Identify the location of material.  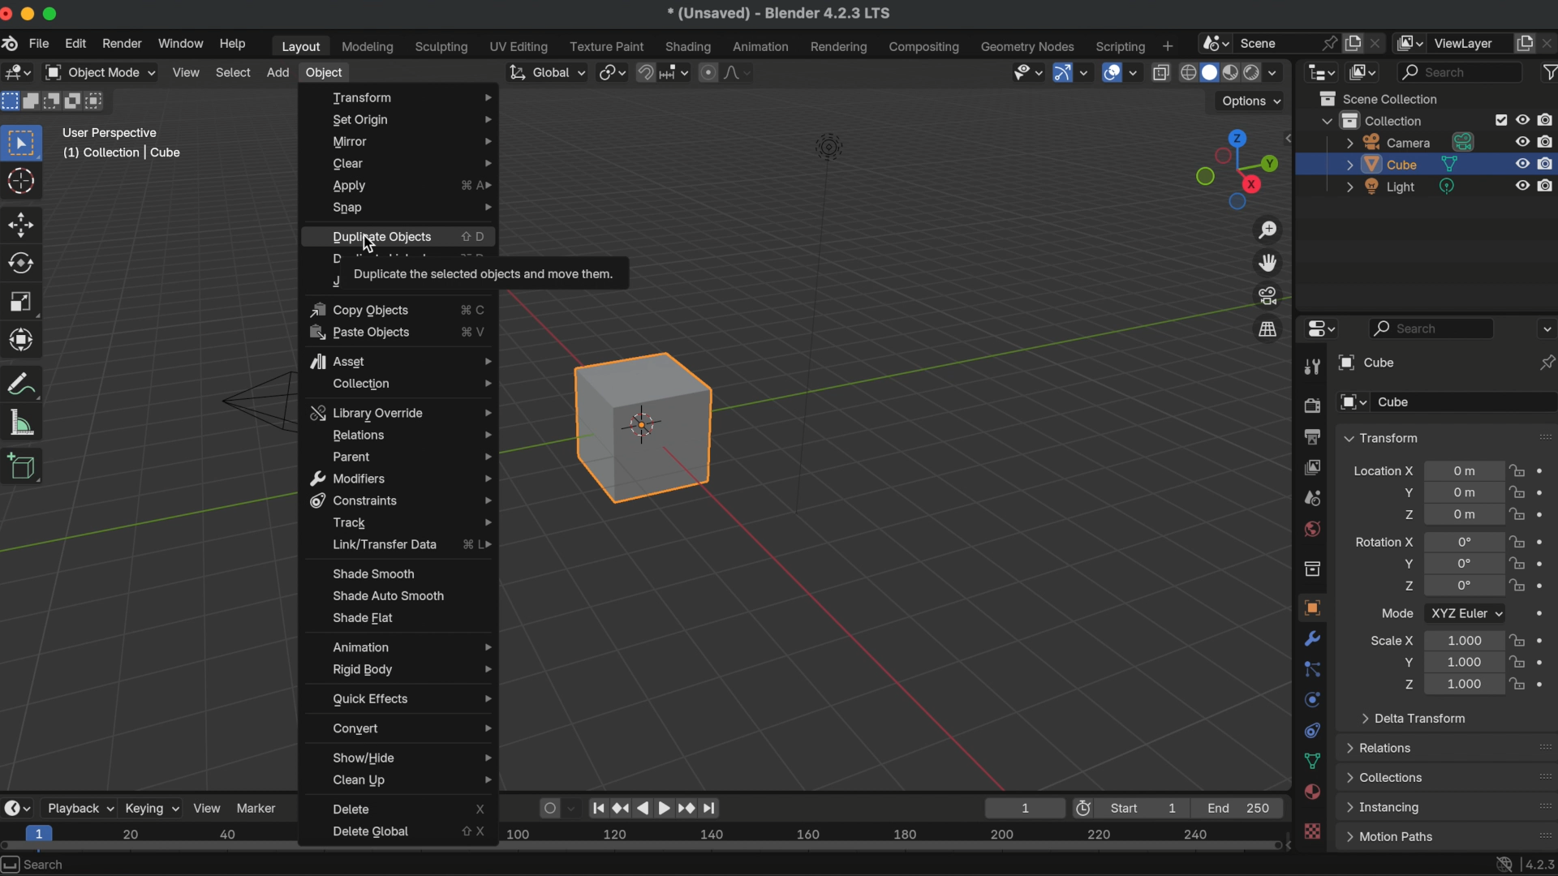
(1313, 793).